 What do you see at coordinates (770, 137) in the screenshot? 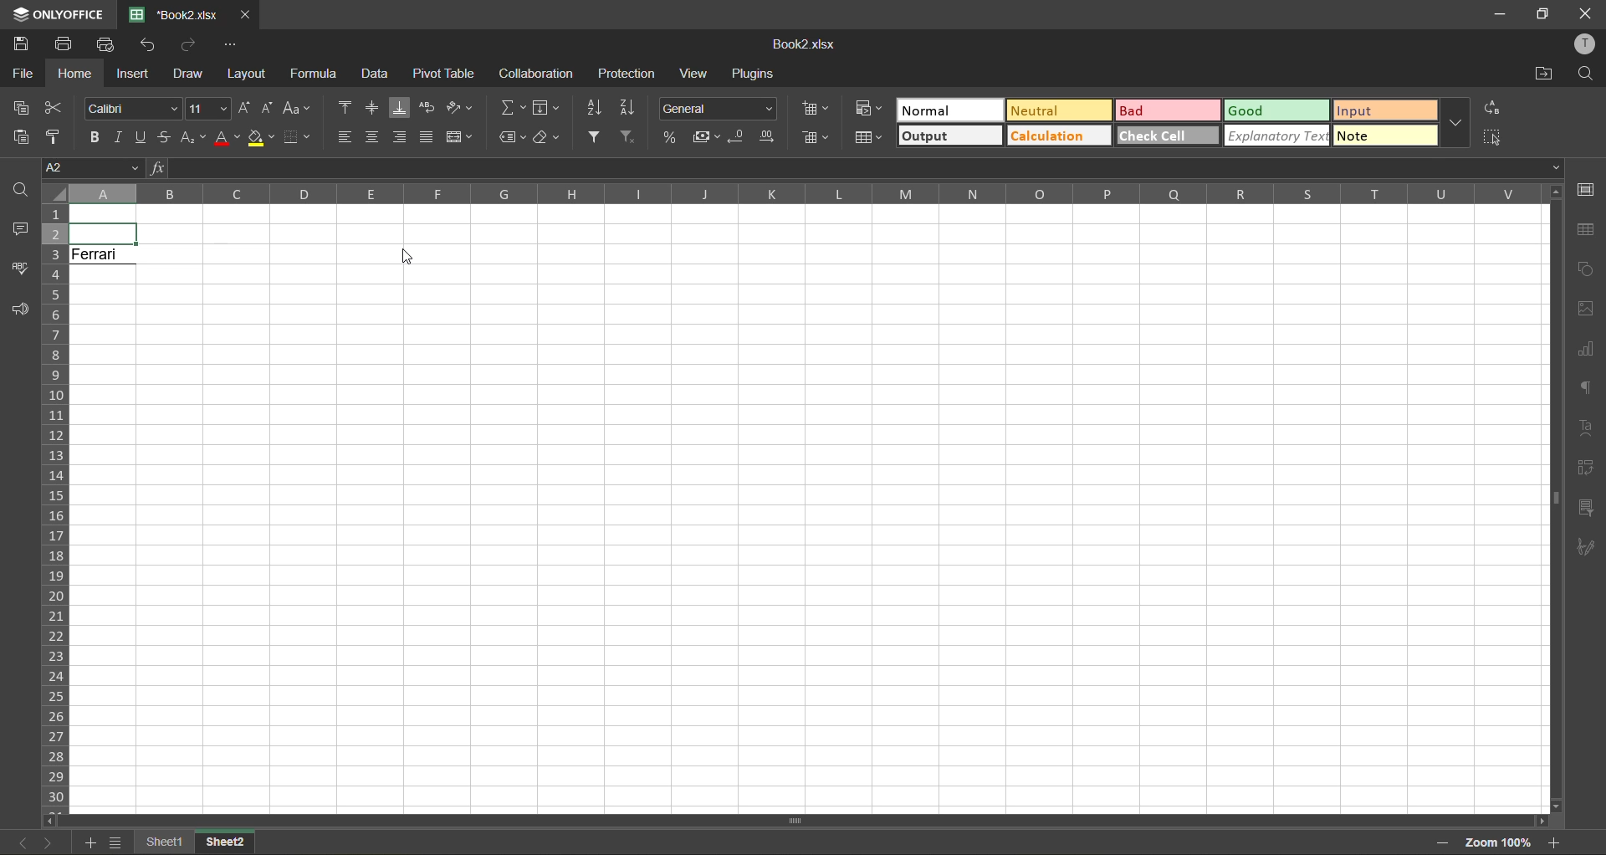
I see `increase decimal` at bounding box center [770, 137].